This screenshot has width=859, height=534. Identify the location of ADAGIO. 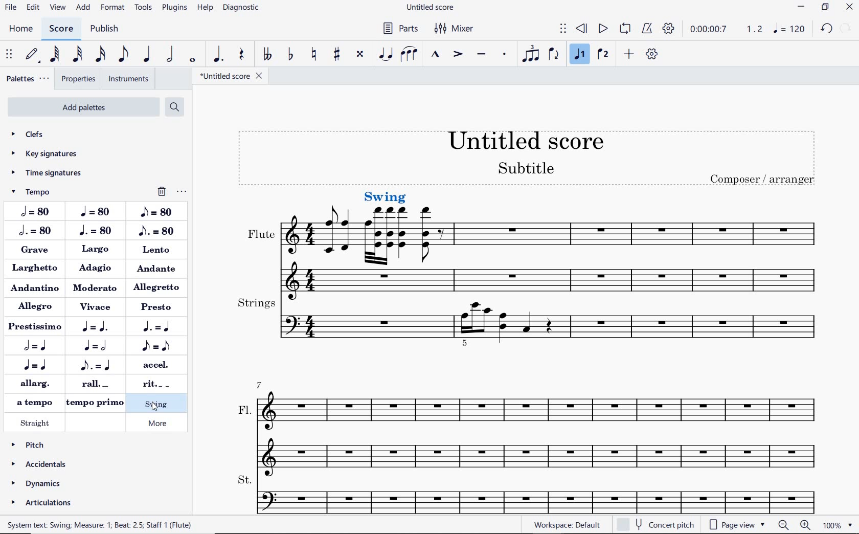
(97, 269).